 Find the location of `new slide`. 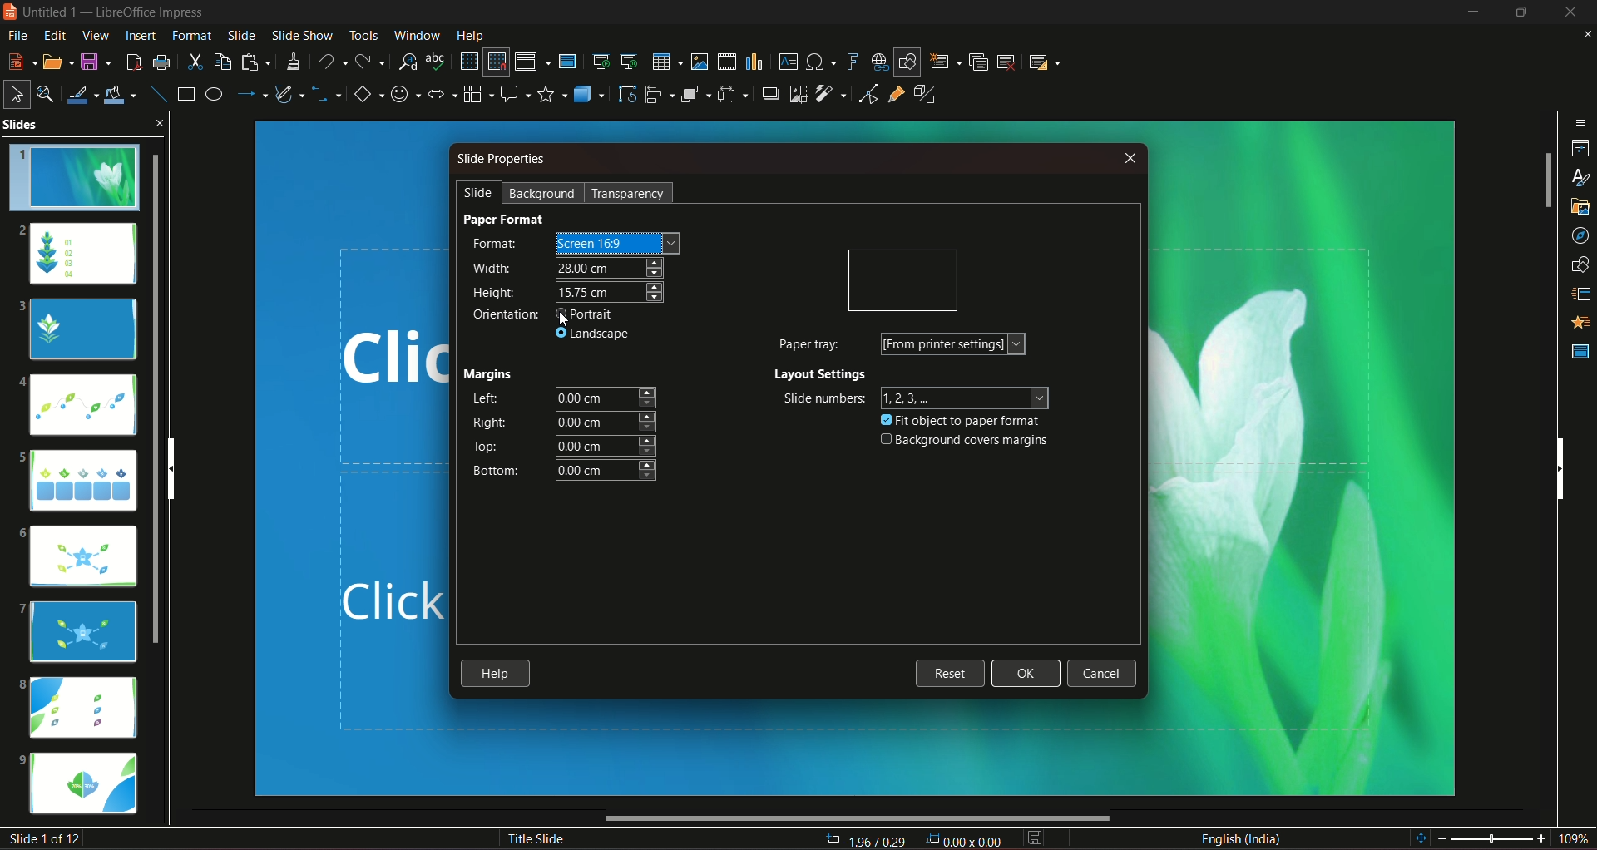

new slide is located at coordinates (945, 61).